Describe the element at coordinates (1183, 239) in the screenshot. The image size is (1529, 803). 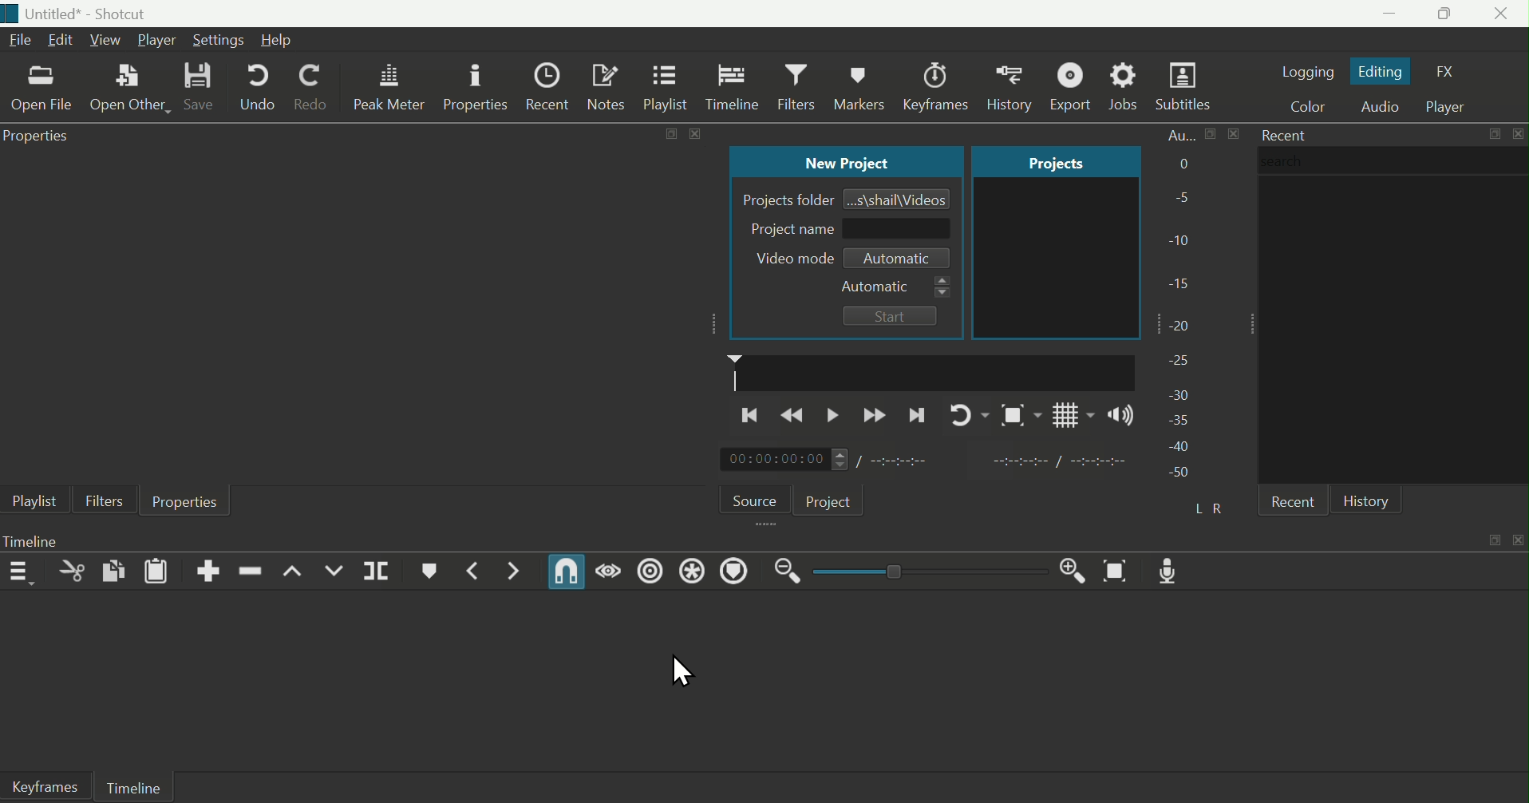
I see `-10` at that location.